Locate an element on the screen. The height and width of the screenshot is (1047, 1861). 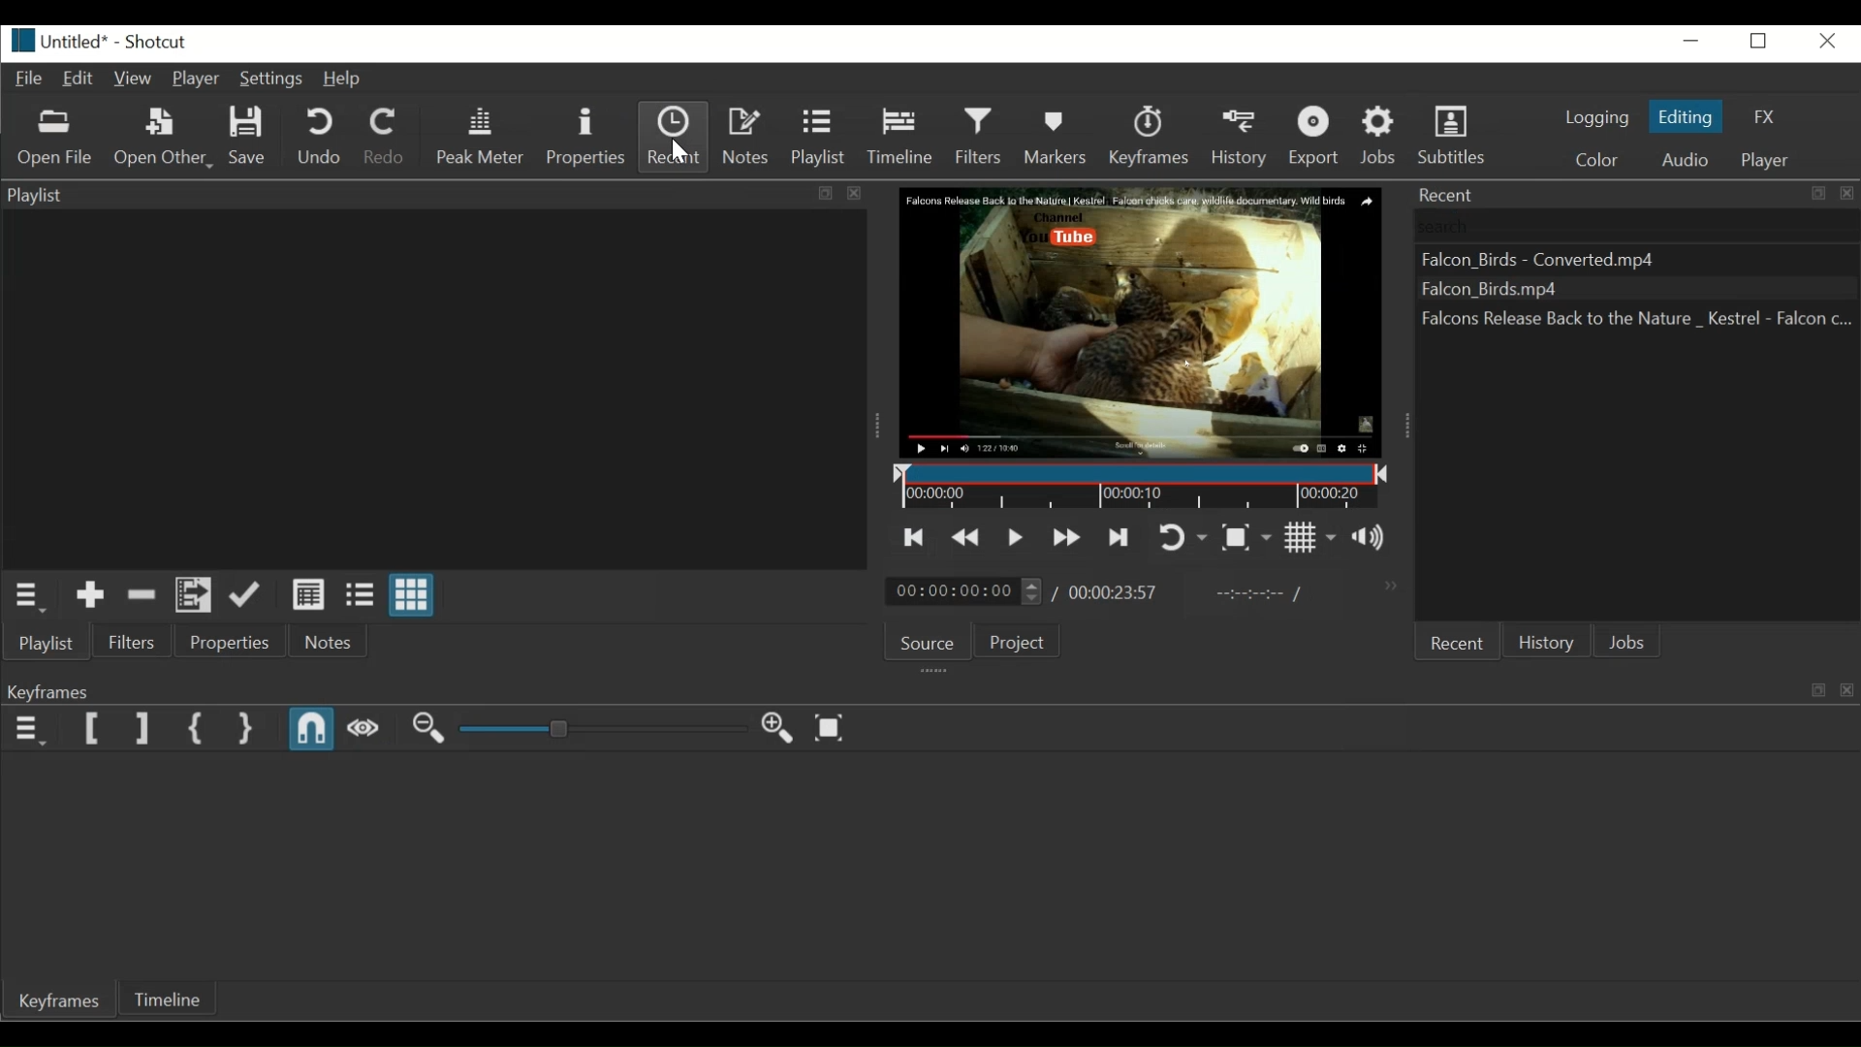
Keyframes Panel is located at coordinates (927, 691).